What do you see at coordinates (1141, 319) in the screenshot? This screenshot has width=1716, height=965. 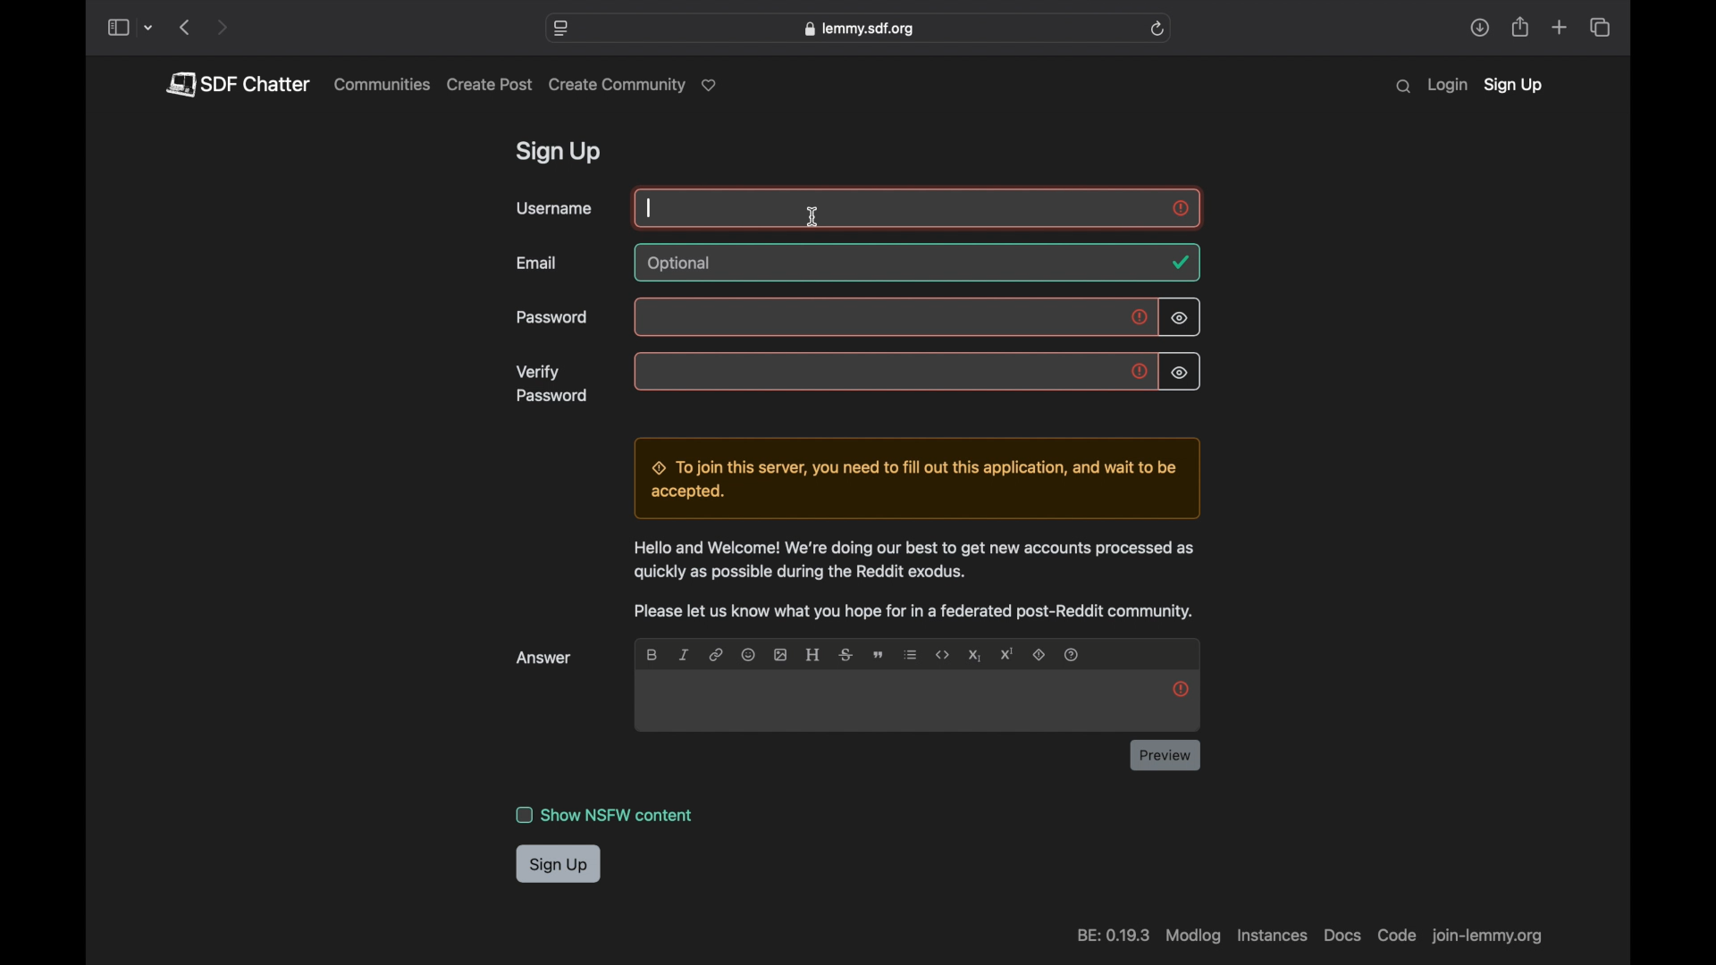 I see `exclamation` at bounding box center [1141, 319].